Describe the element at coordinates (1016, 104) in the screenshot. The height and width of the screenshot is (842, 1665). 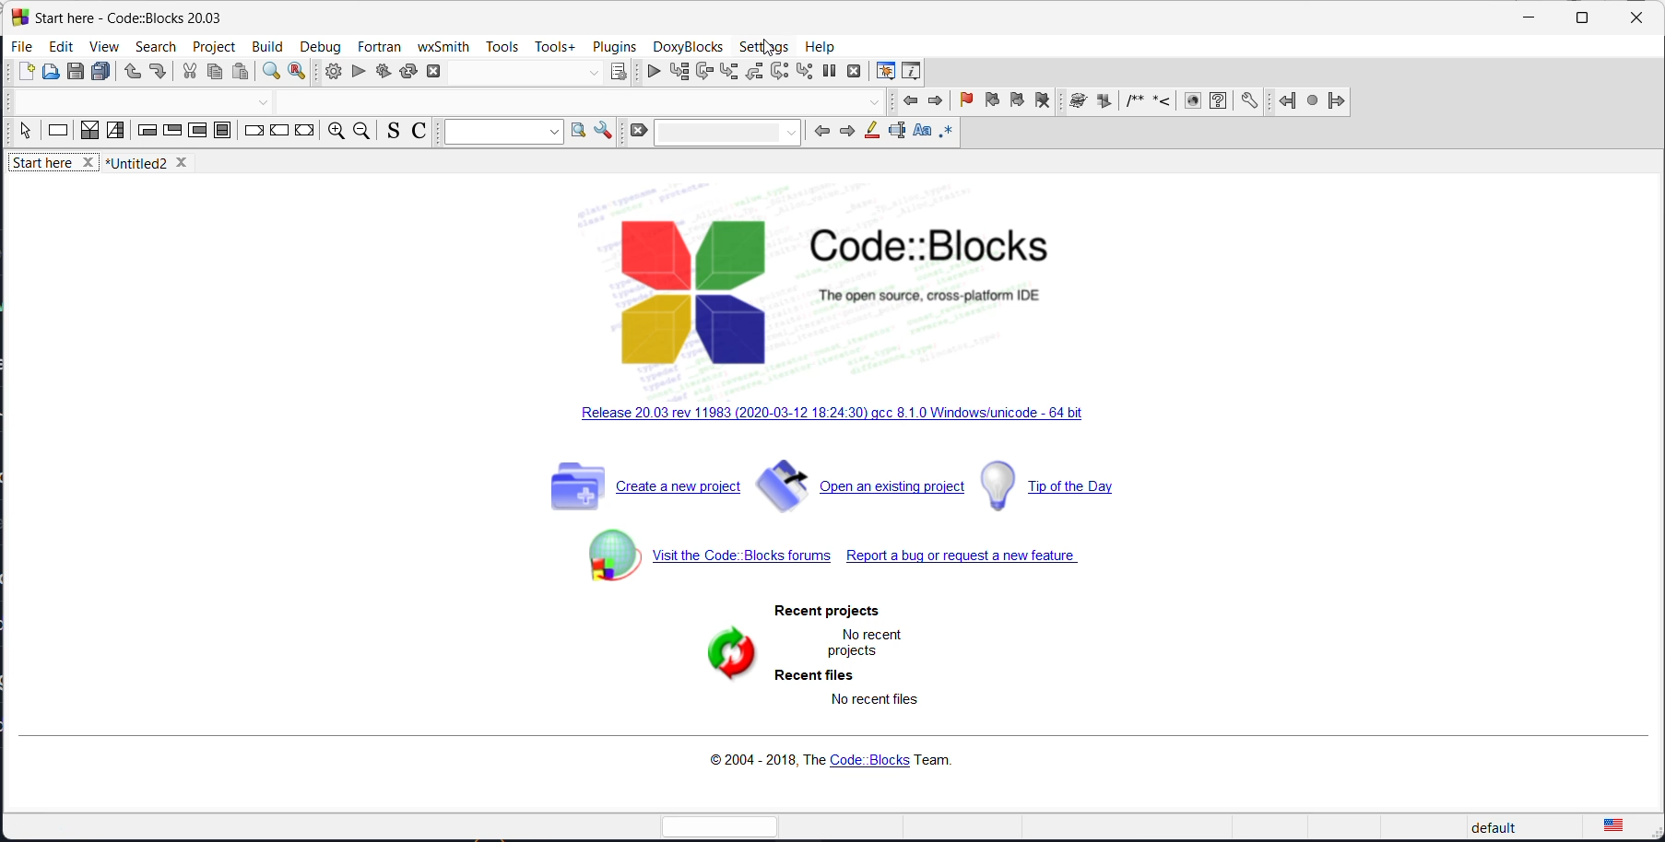
I see `next bookmark` at that location.